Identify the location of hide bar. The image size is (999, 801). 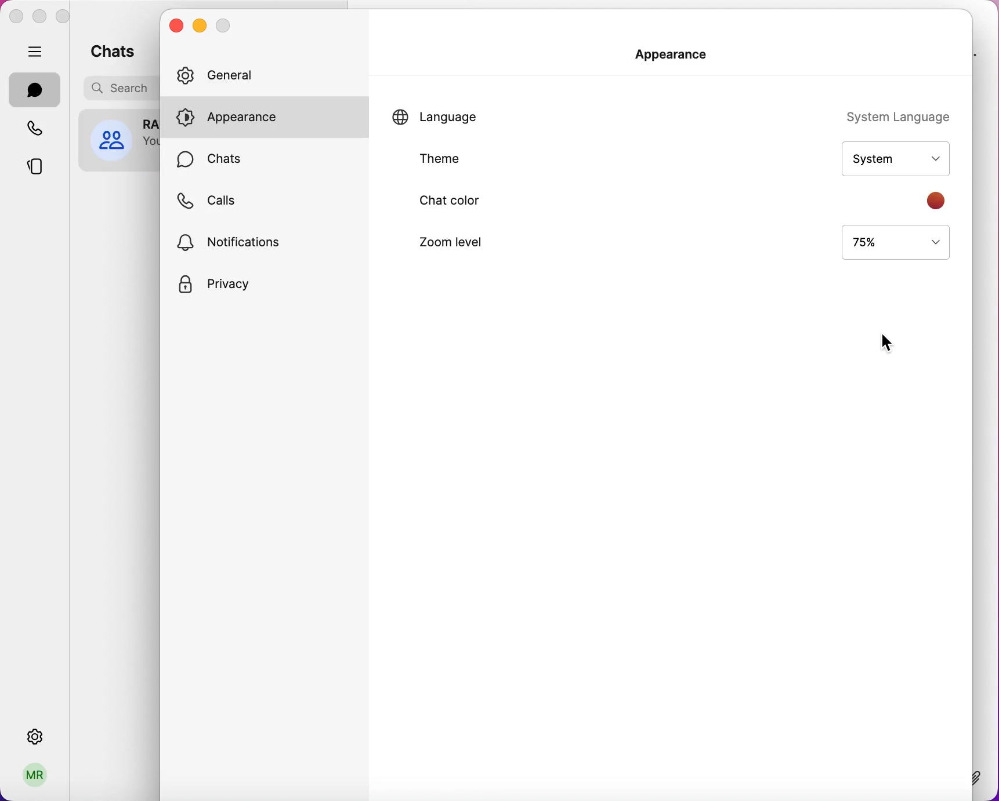
(38, 52).